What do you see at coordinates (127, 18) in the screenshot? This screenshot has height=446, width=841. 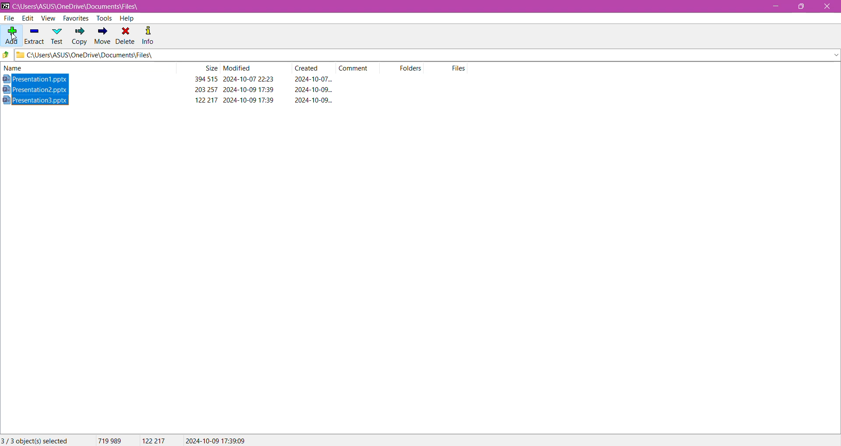 I see `Help` at bounding box center [127, 18].